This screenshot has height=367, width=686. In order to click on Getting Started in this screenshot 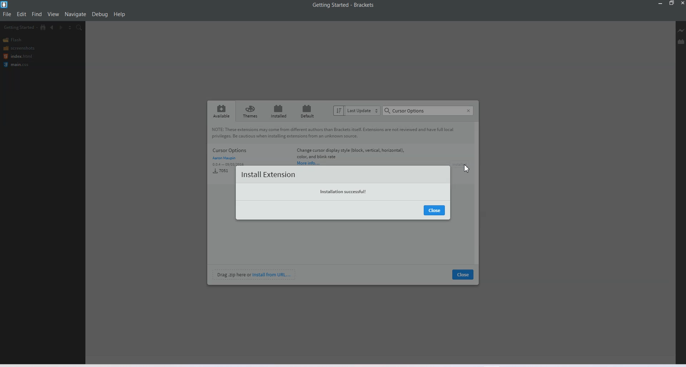, I will do `click(20, 27)`.